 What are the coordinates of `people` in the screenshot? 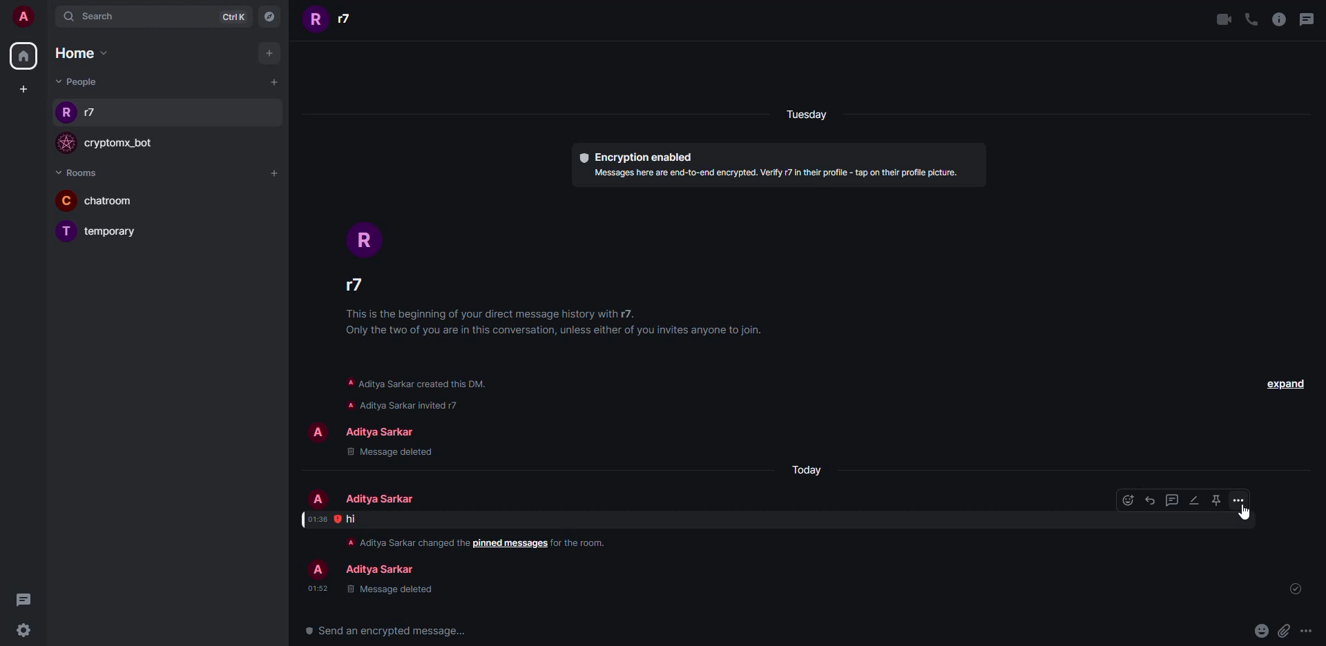 It's located at (377, 499).